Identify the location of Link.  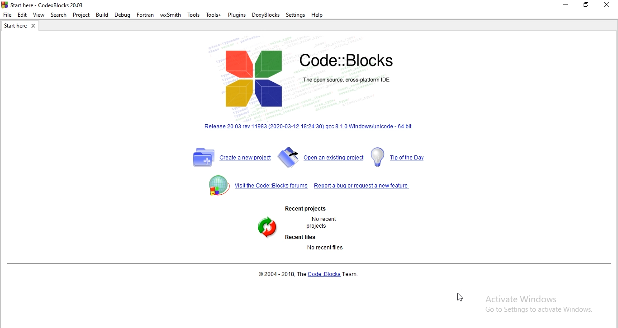
(307, 127).